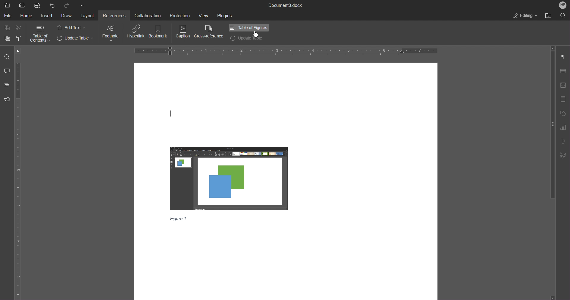  Describe the element at coordinates (7, 100) in the screenshot. I see `Feedback and Support` at that location.